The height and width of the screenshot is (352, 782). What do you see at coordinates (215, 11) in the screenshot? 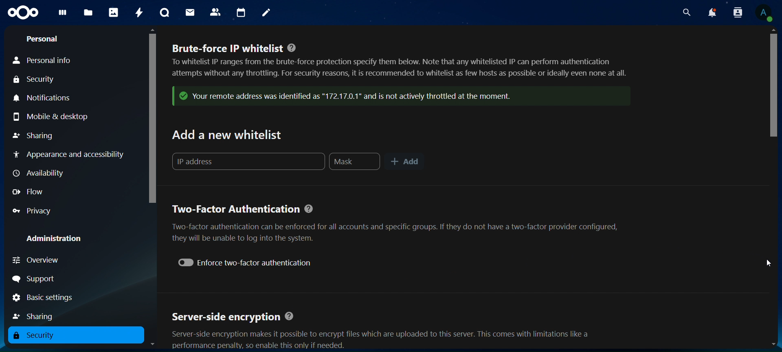
I see `contact` at bounding box center [215, 11].